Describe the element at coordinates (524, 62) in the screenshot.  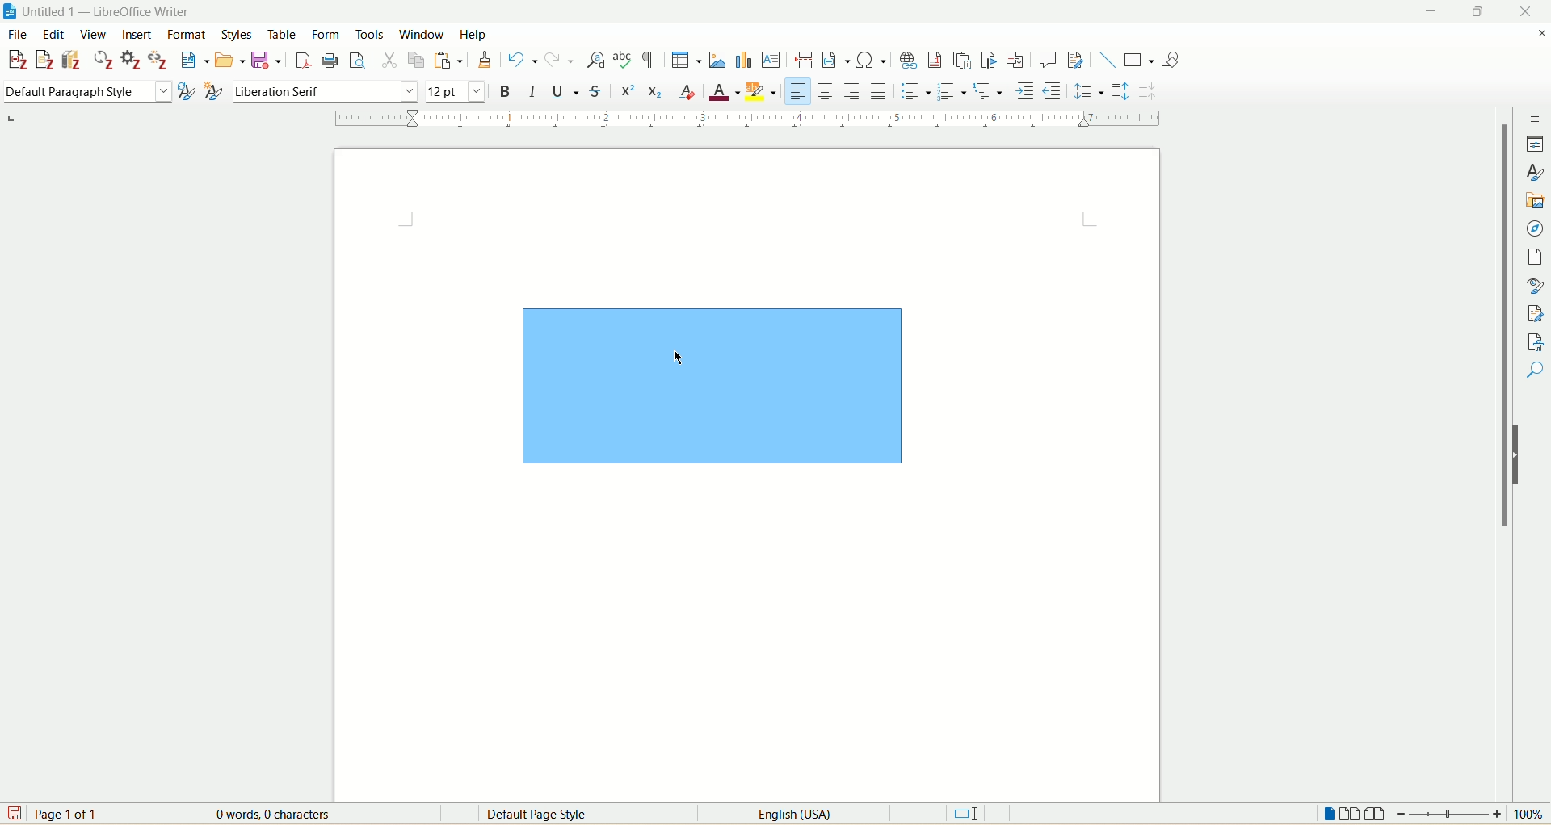
I see `undo` at that location.